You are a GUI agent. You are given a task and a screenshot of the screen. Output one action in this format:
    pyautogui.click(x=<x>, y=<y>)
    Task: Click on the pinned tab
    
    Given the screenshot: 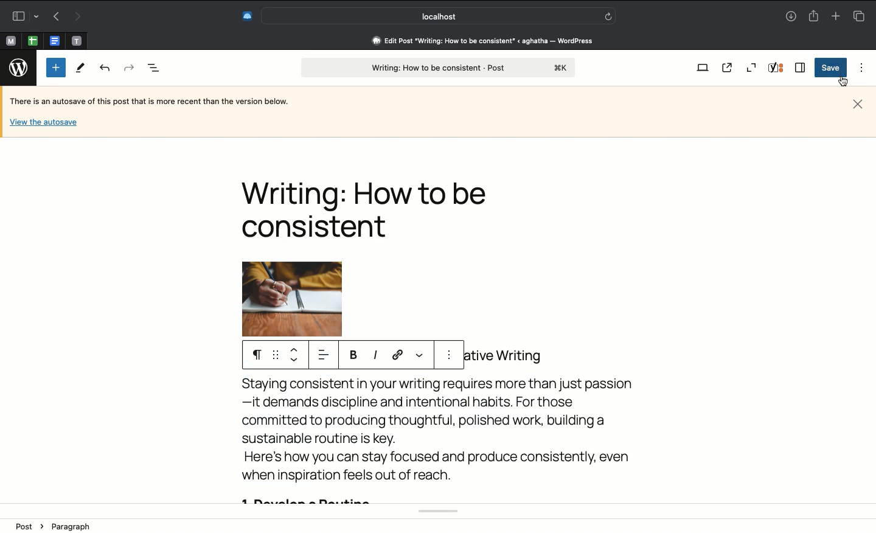 What is the action you would take?
    pyautogui.click(x=10, y=40)
    